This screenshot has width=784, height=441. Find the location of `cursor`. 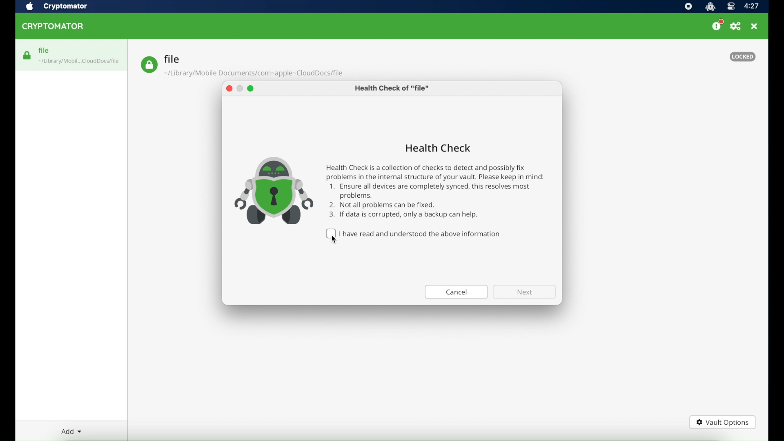

cursor is located at coordinates (334, 239).